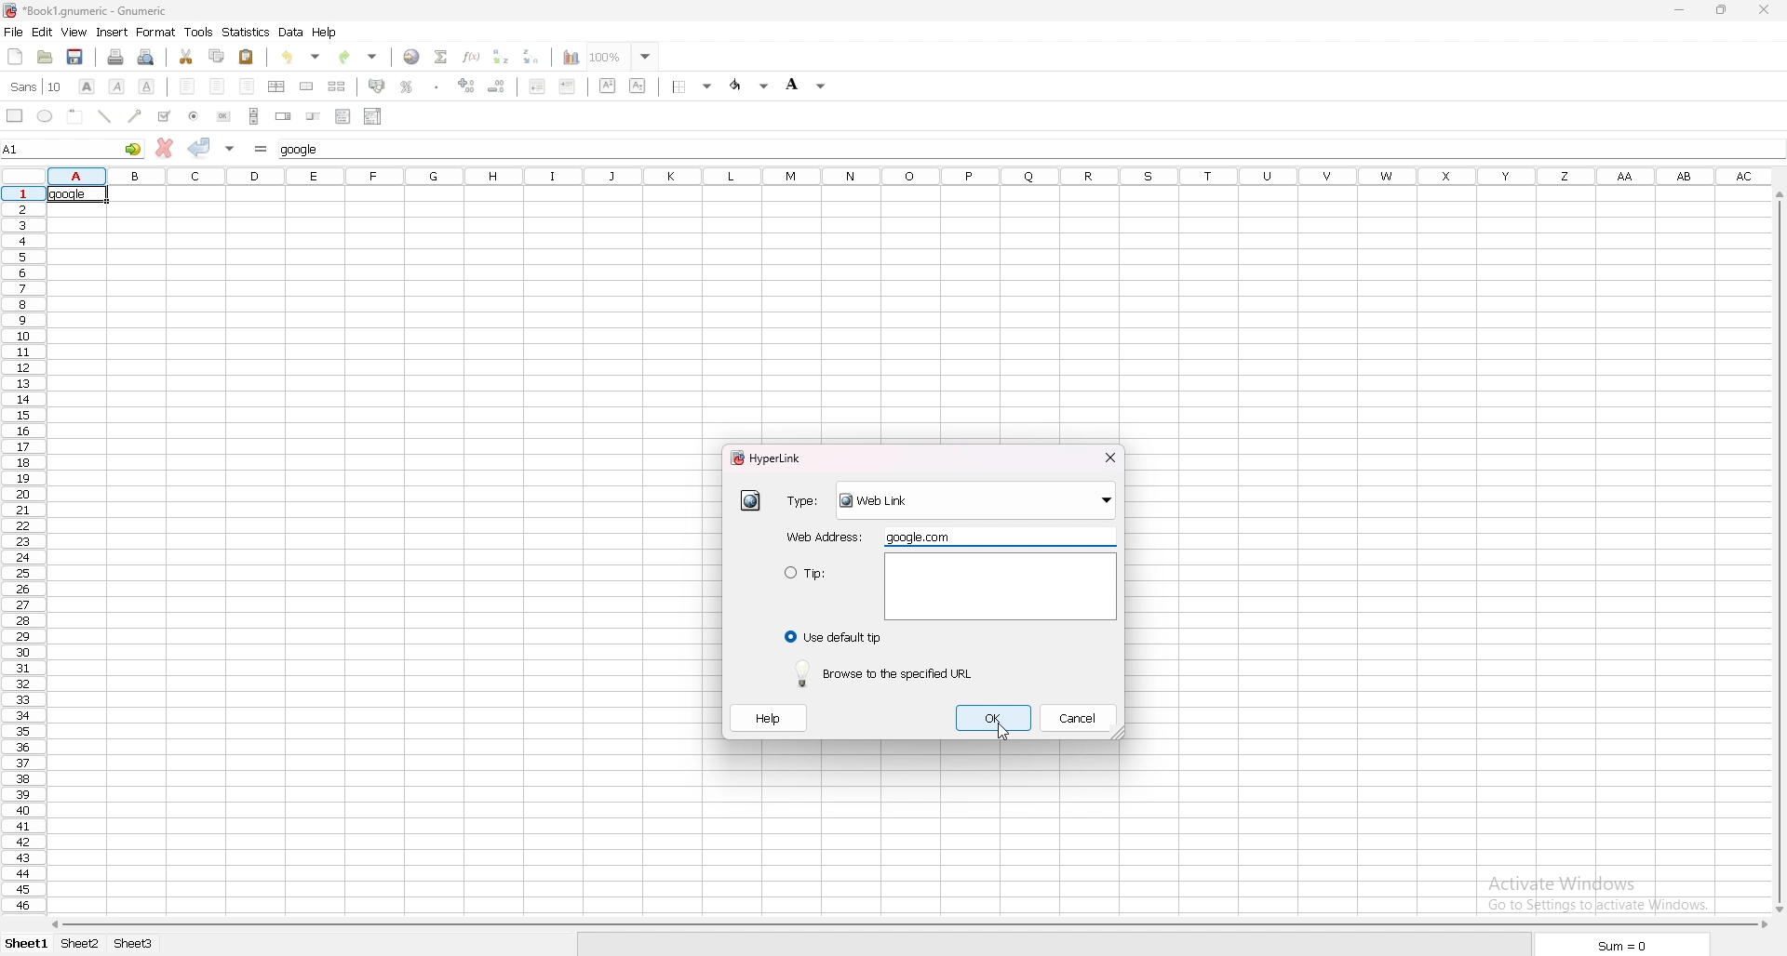 The width and height of the screenshot is (1787, 956). Describe the element at coordinates (149, 946) in the screenshot. I see `Sheet 3` at that location.